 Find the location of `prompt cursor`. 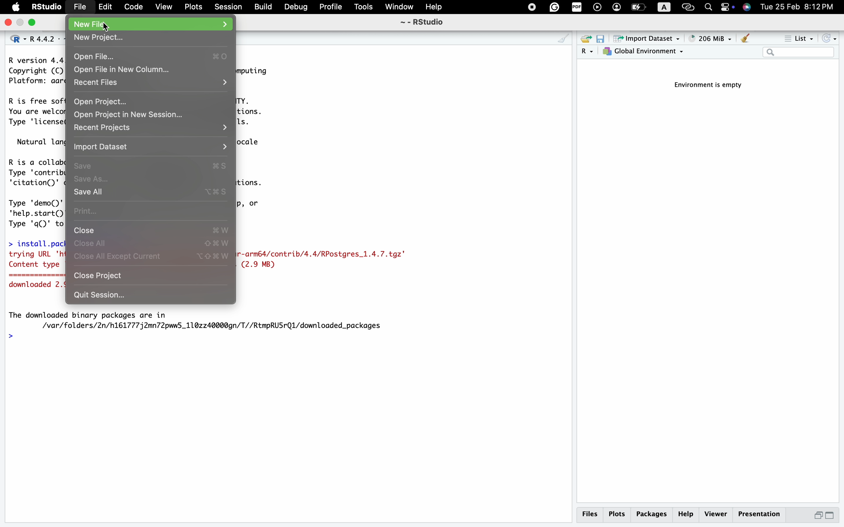

prompt cursor is located at coordinates (10, 337).